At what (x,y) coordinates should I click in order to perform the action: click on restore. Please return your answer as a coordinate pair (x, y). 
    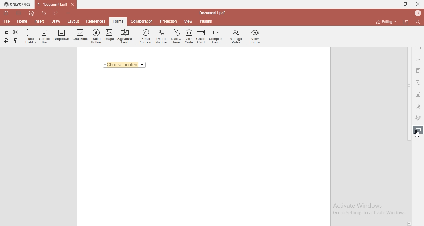
    Looking at the image, I should click on (405, 4).